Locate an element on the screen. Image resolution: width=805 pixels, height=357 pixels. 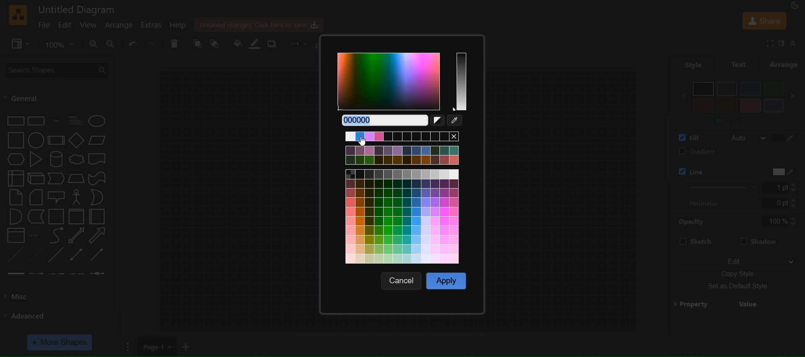
delete is located at coordinates (174, 44).